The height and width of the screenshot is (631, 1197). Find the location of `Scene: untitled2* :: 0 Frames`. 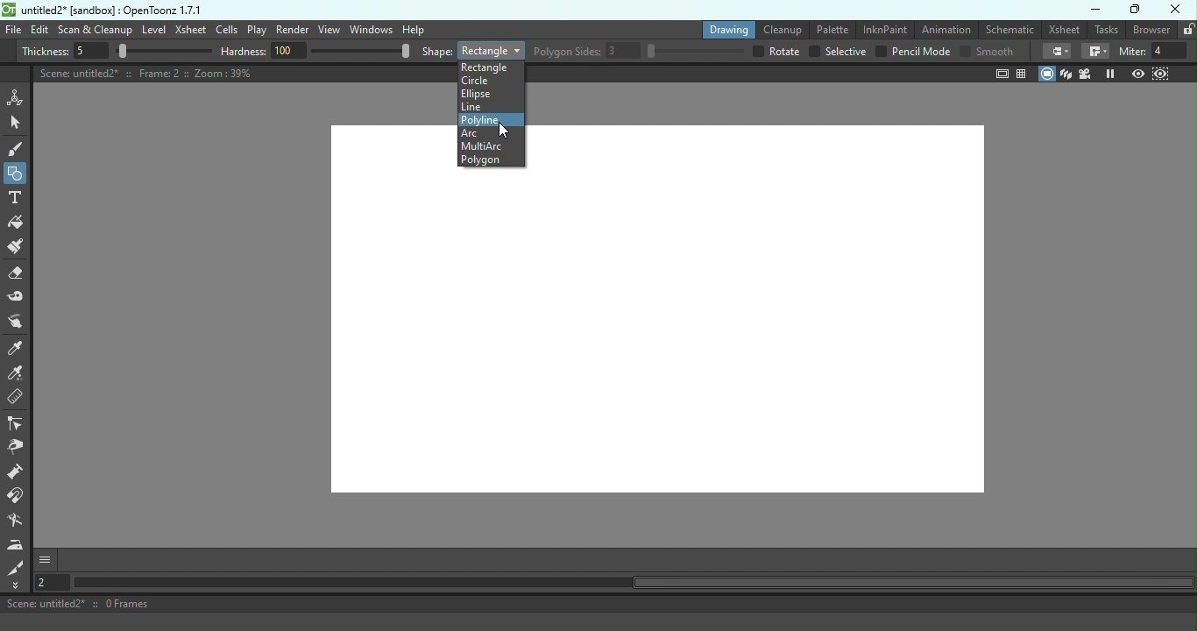

Scene: untitled2* :: 0 Frames is located at coordinates (598, 604).